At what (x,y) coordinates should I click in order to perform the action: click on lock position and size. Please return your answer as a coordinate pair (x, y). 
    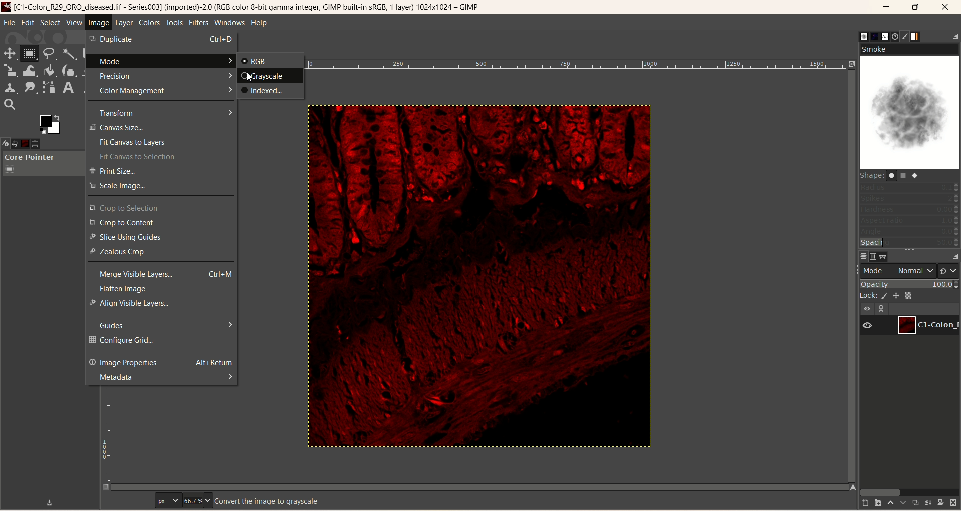
    Looking at the image, I should click on (896, 296).